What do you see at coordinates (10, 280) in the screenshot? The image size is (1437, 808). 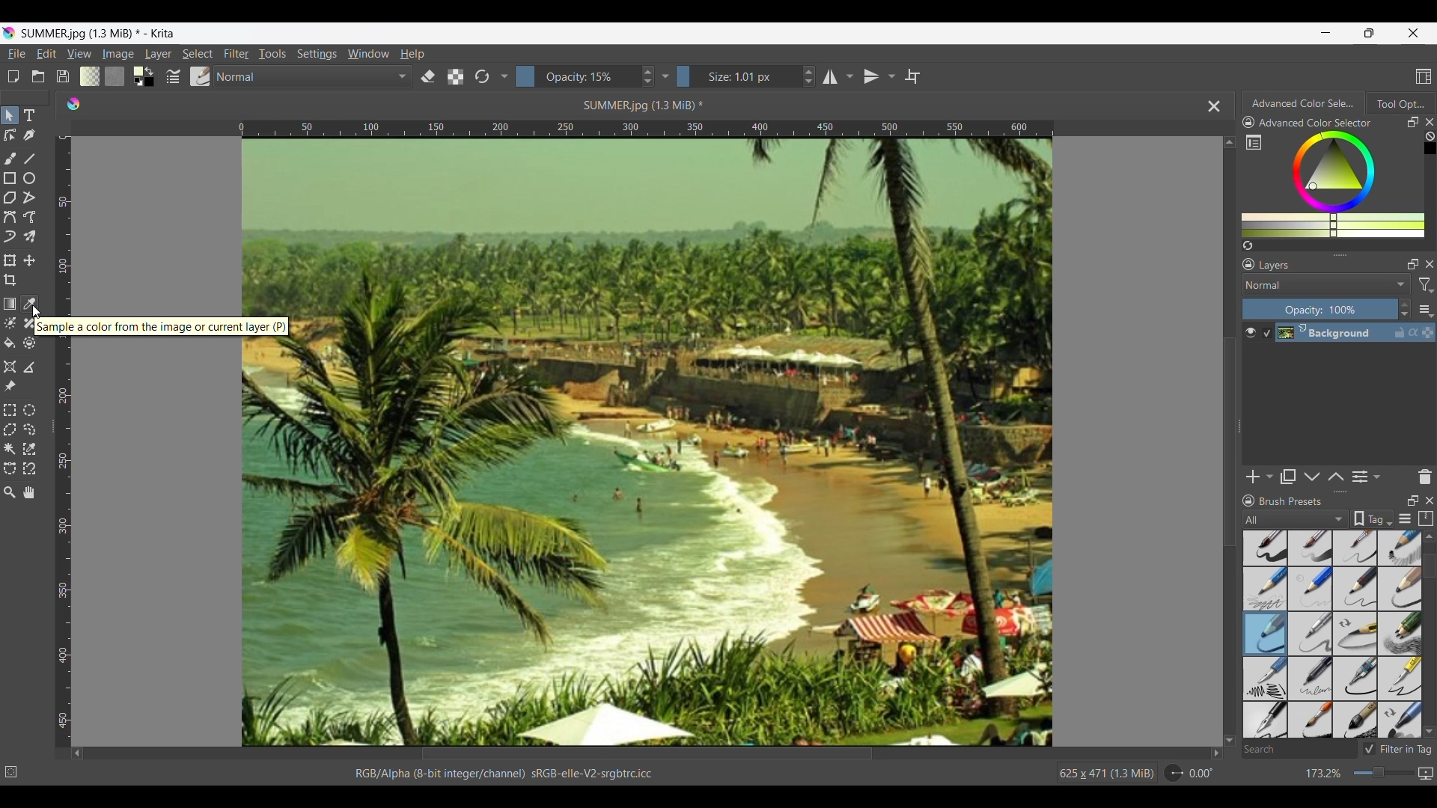 I see `Crop tool` at bounding box center [10, 280].